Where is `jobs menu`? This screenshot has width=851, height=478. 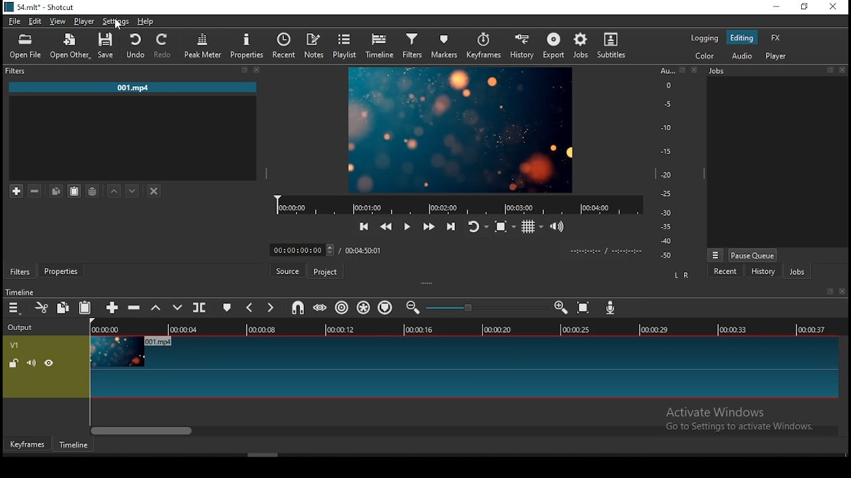
jobs menu is located at coordinates (716, 256).